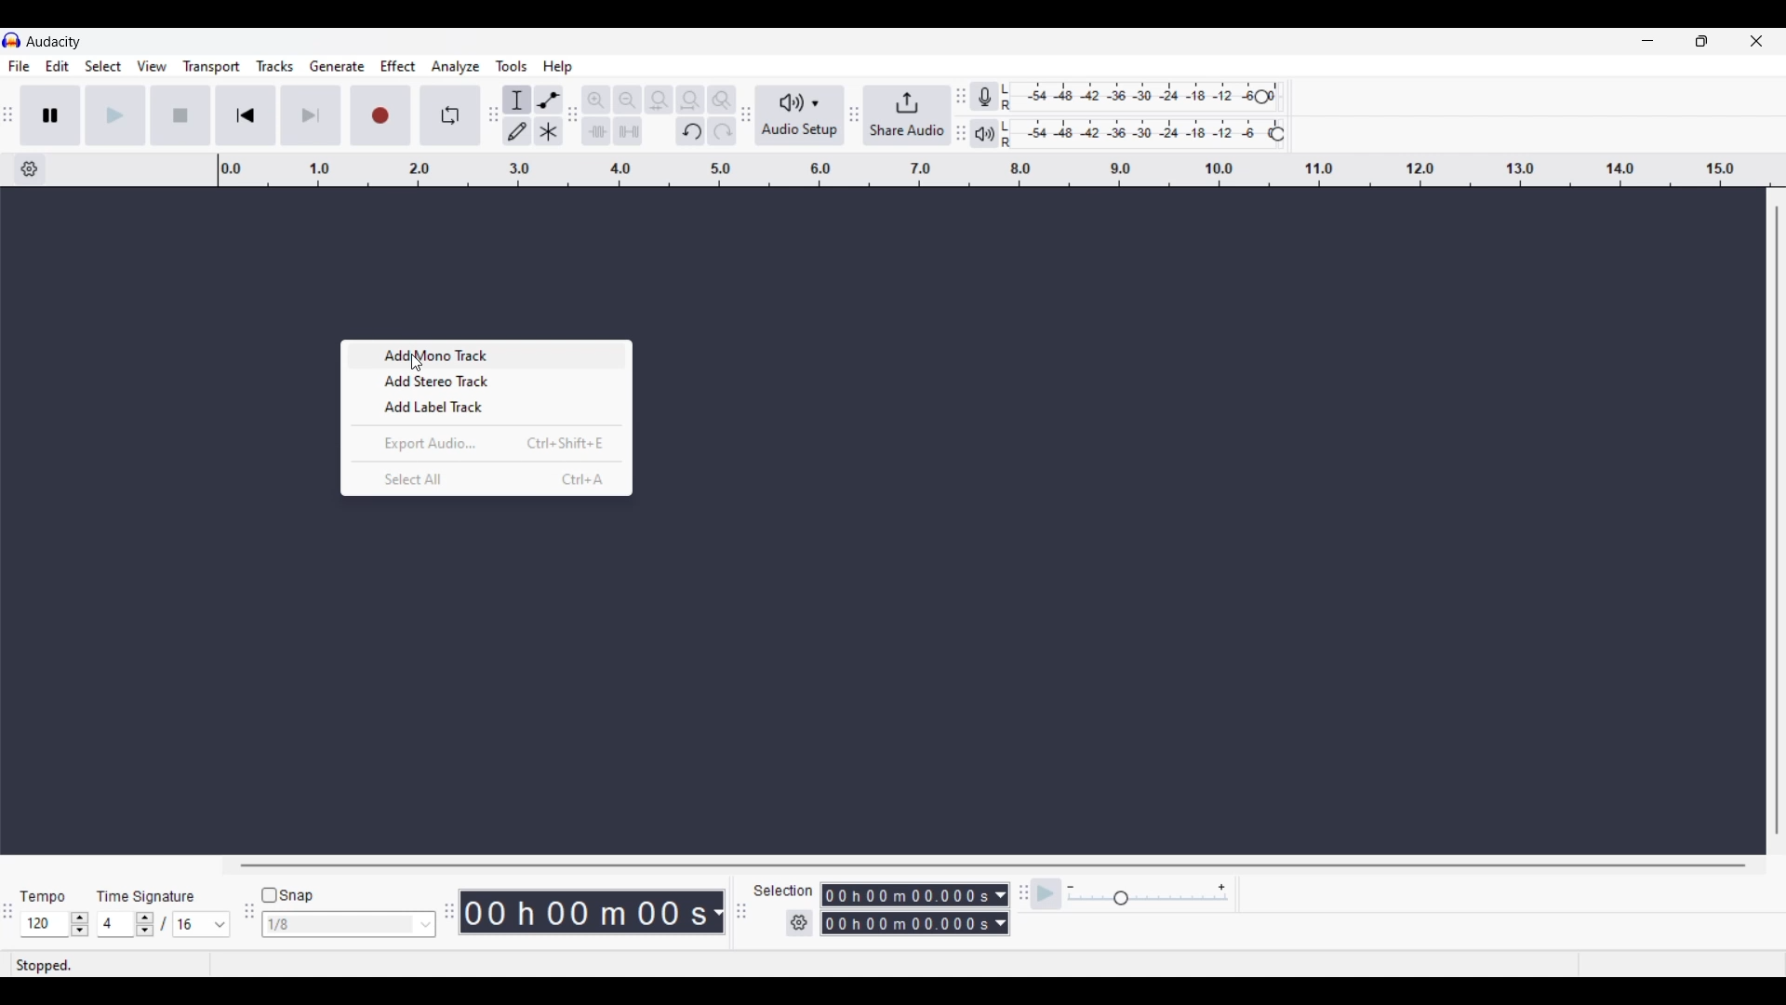  What do you see at coordinates (992, 133) in the screenshot?
I see `Playback meter` at bounding box center [992, 133].